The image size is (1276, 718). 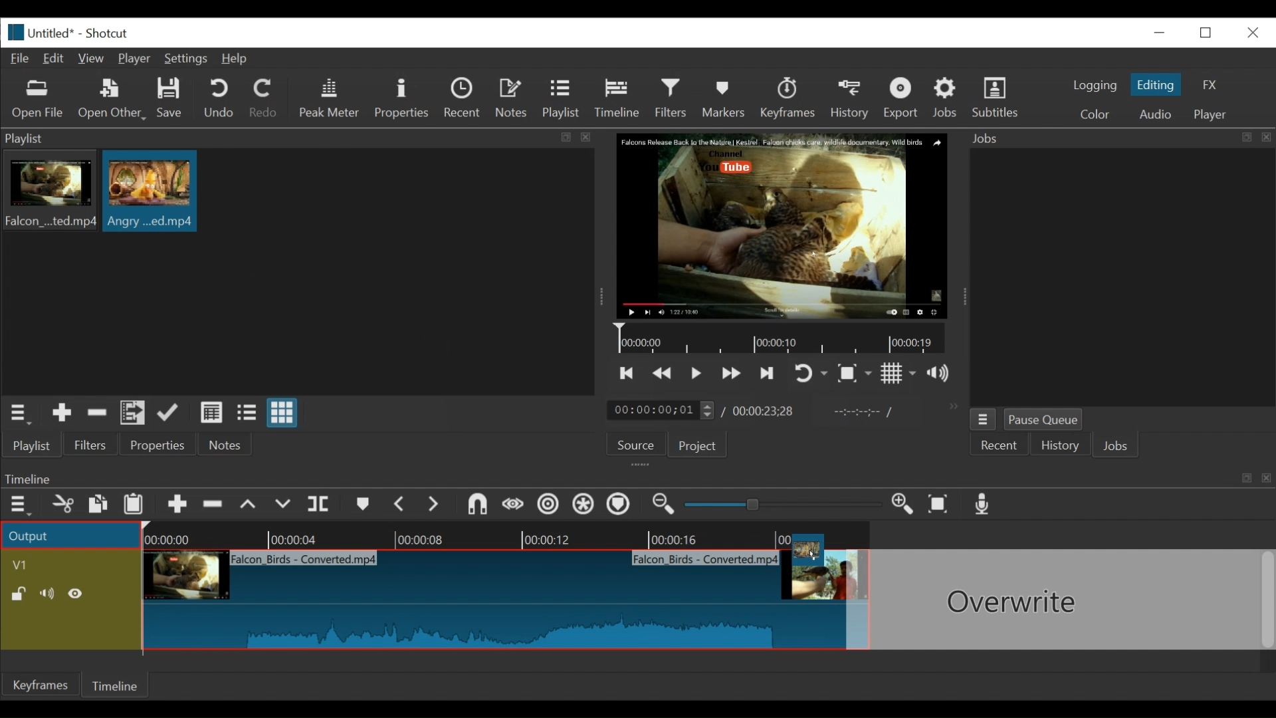 What do you see at coordinates (860, 414) in the screenshot?
I see `in point` at bounding box center [860, 414].